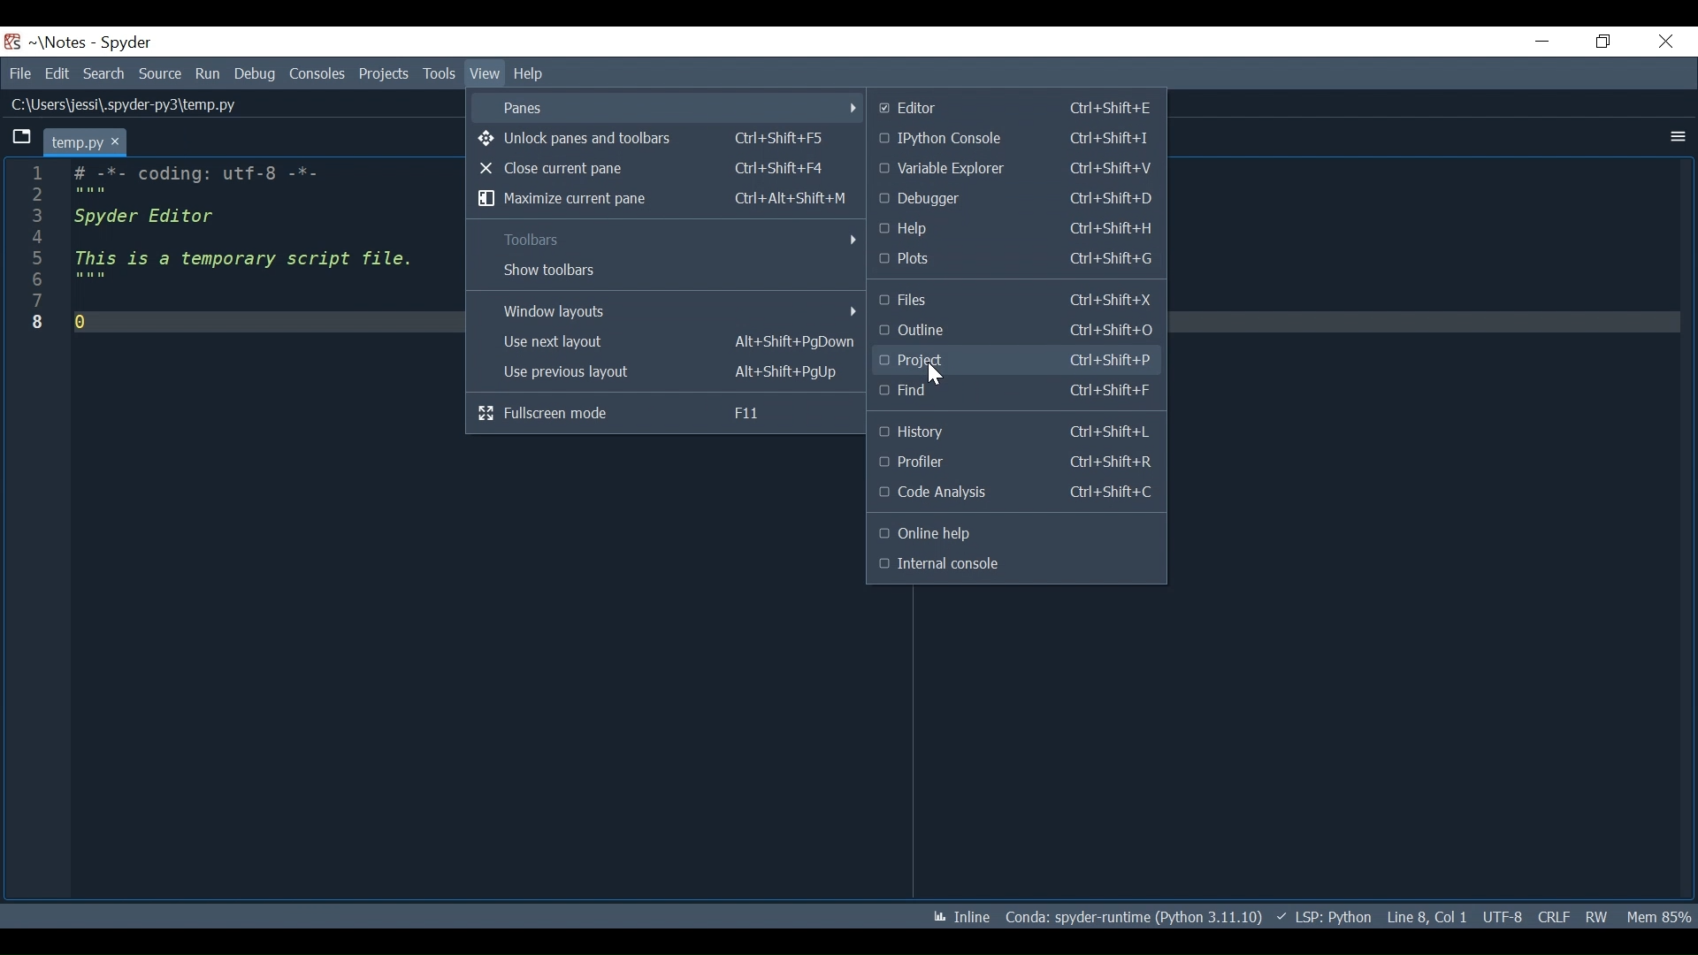  Describe the element at coordinates (385, 74) in the screenshot. I see `Projects` at that location.